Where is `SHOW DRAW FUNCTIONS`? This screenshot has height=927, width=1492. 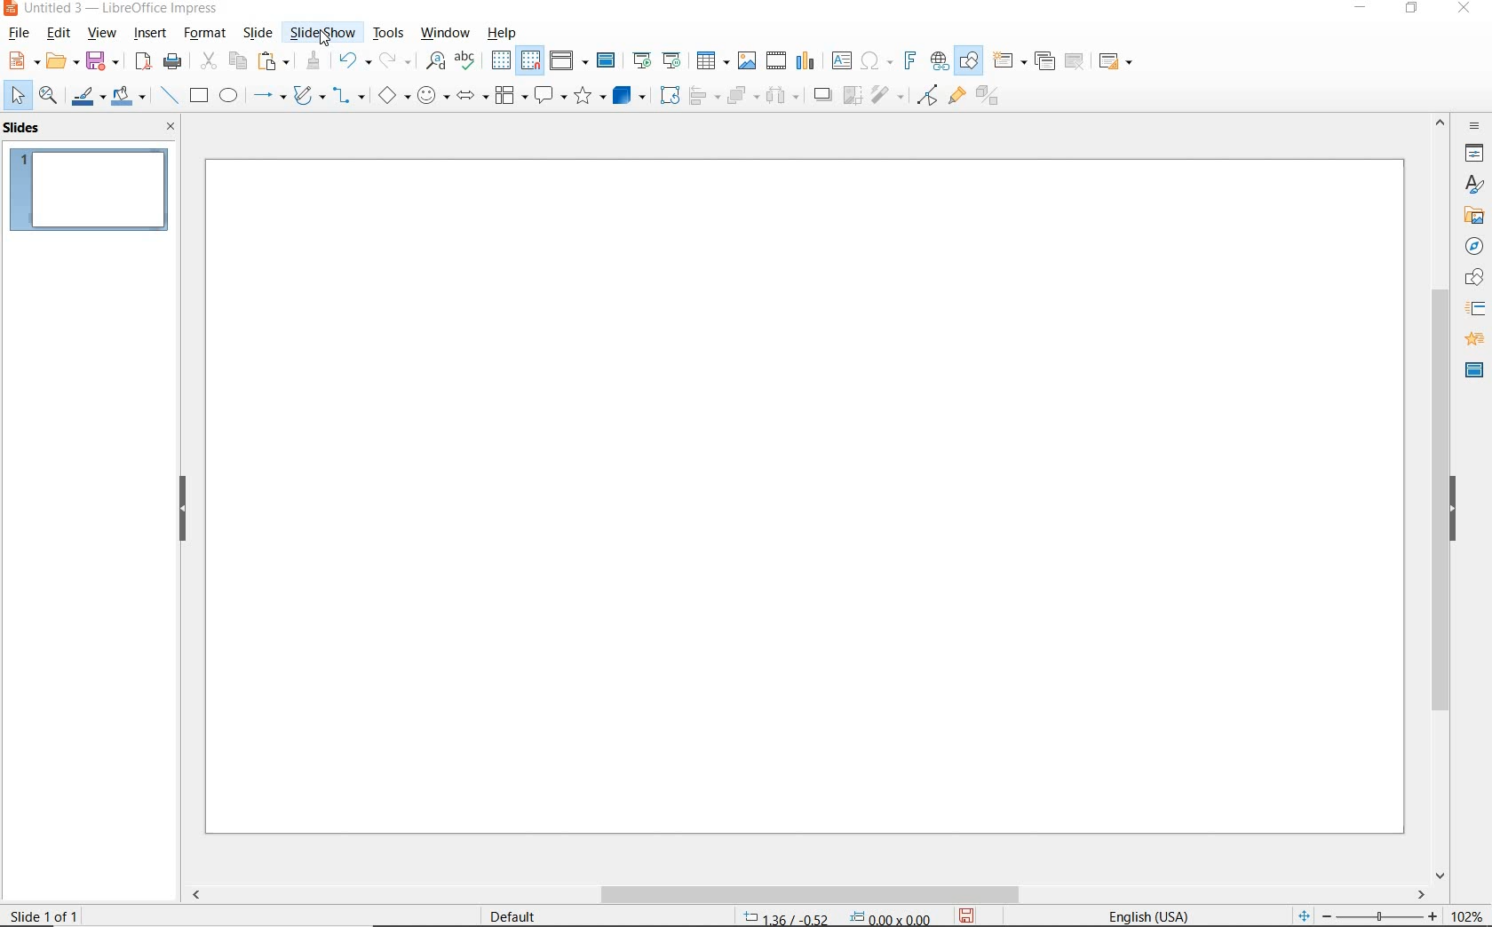 SHOW DRAW FUNCTIONS is located at coordinates (970, 59).